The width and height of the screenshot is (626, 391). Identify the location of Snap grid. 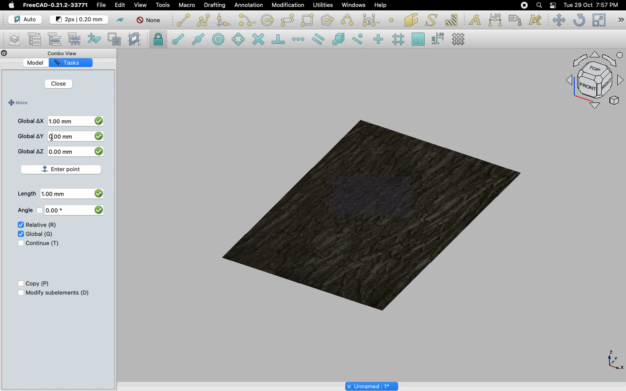
(399, 40).